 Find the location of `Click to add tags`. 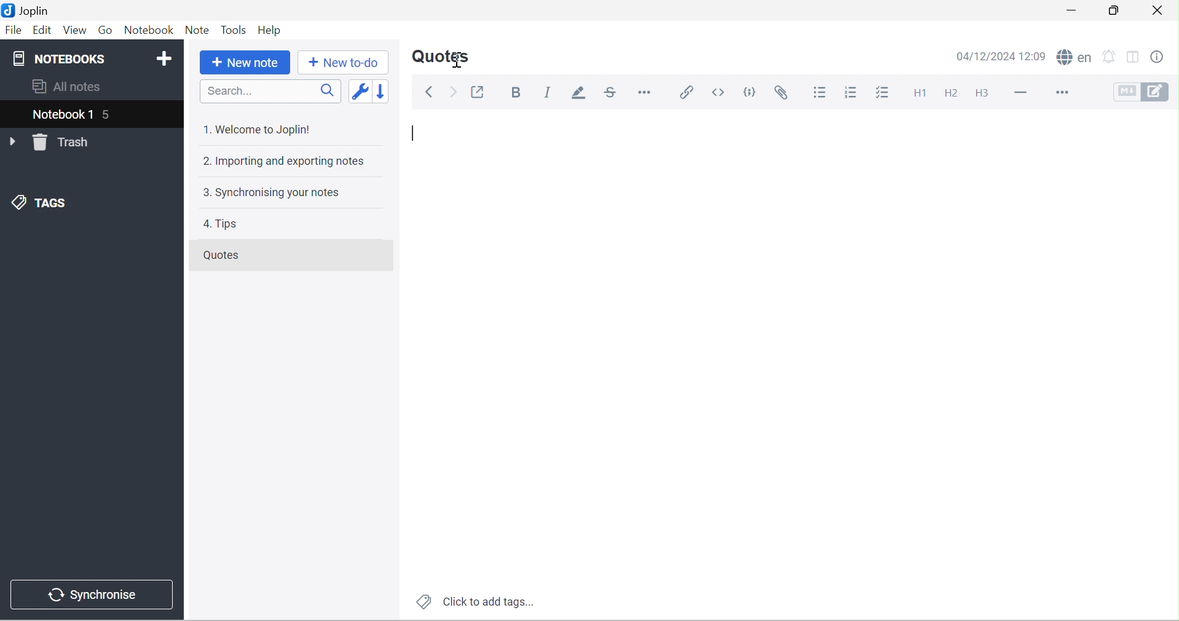

Click to add tags is located at coordinates (477, 601).